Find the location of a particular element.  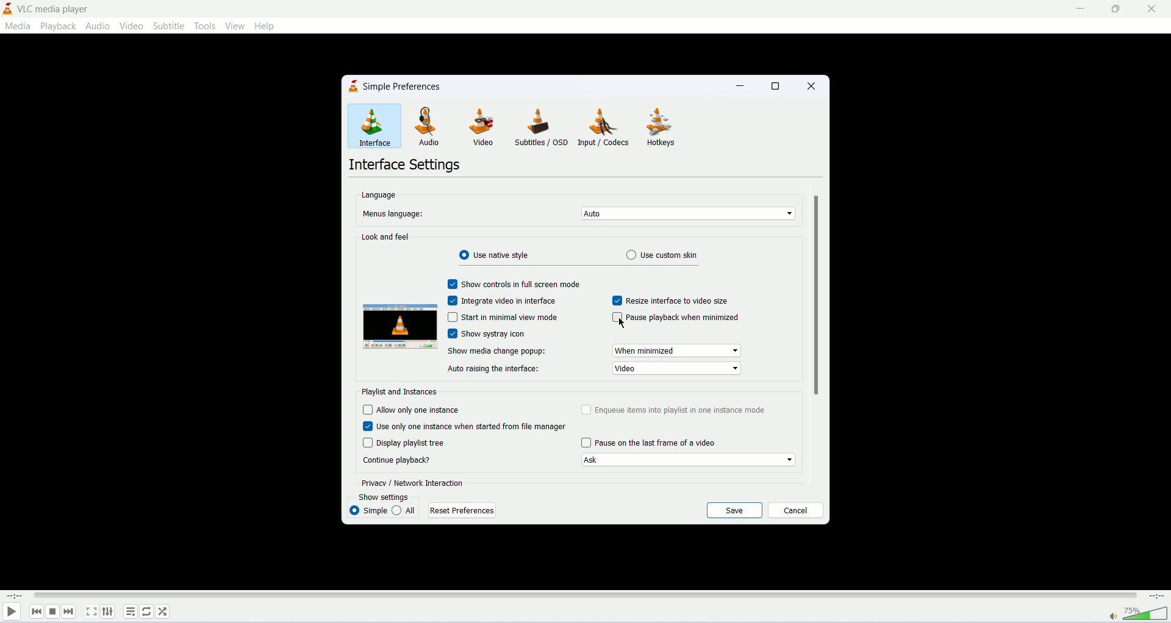

show settings is located at coordinates (383, 497).